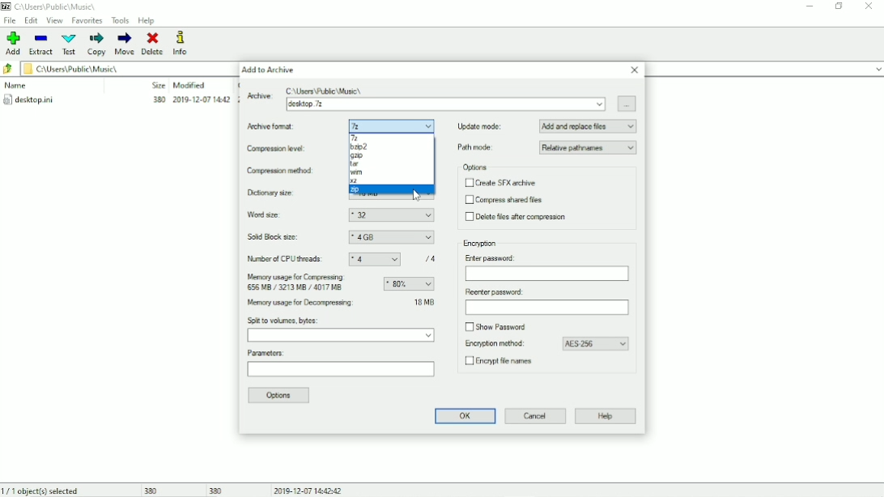 This screenshot has width=884, height=497. I want to click on 7z, so click(356, 125).